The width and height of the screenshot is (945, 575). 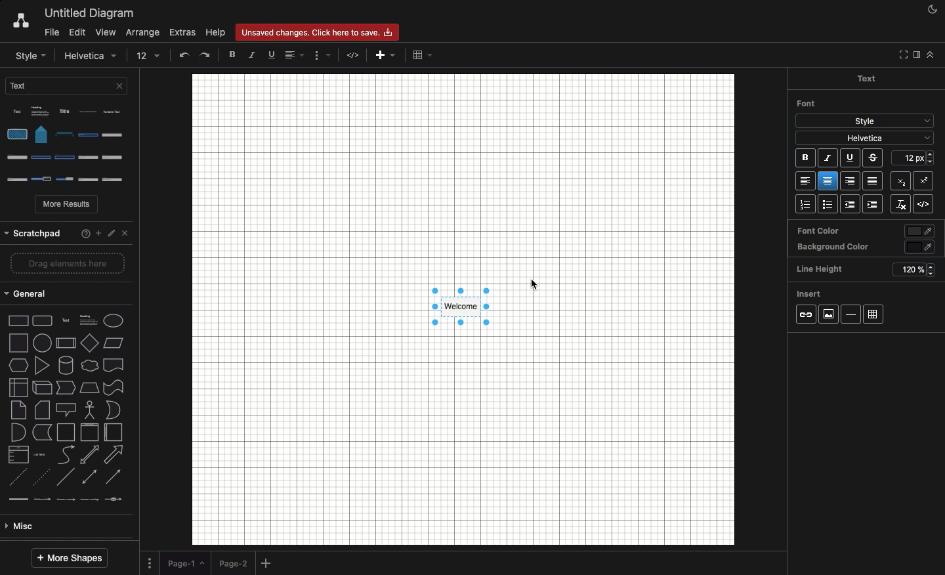 I want to click on Duplicate, so click(x=323, y=56).